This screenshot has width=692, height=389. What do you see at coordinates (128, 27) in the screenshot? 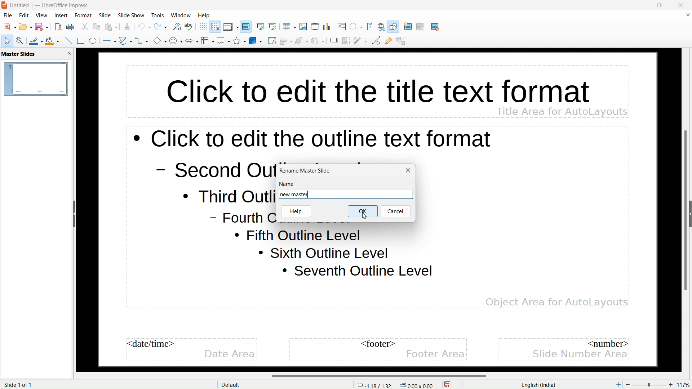
I see `clone formatting` at bounding box center [128, 27].